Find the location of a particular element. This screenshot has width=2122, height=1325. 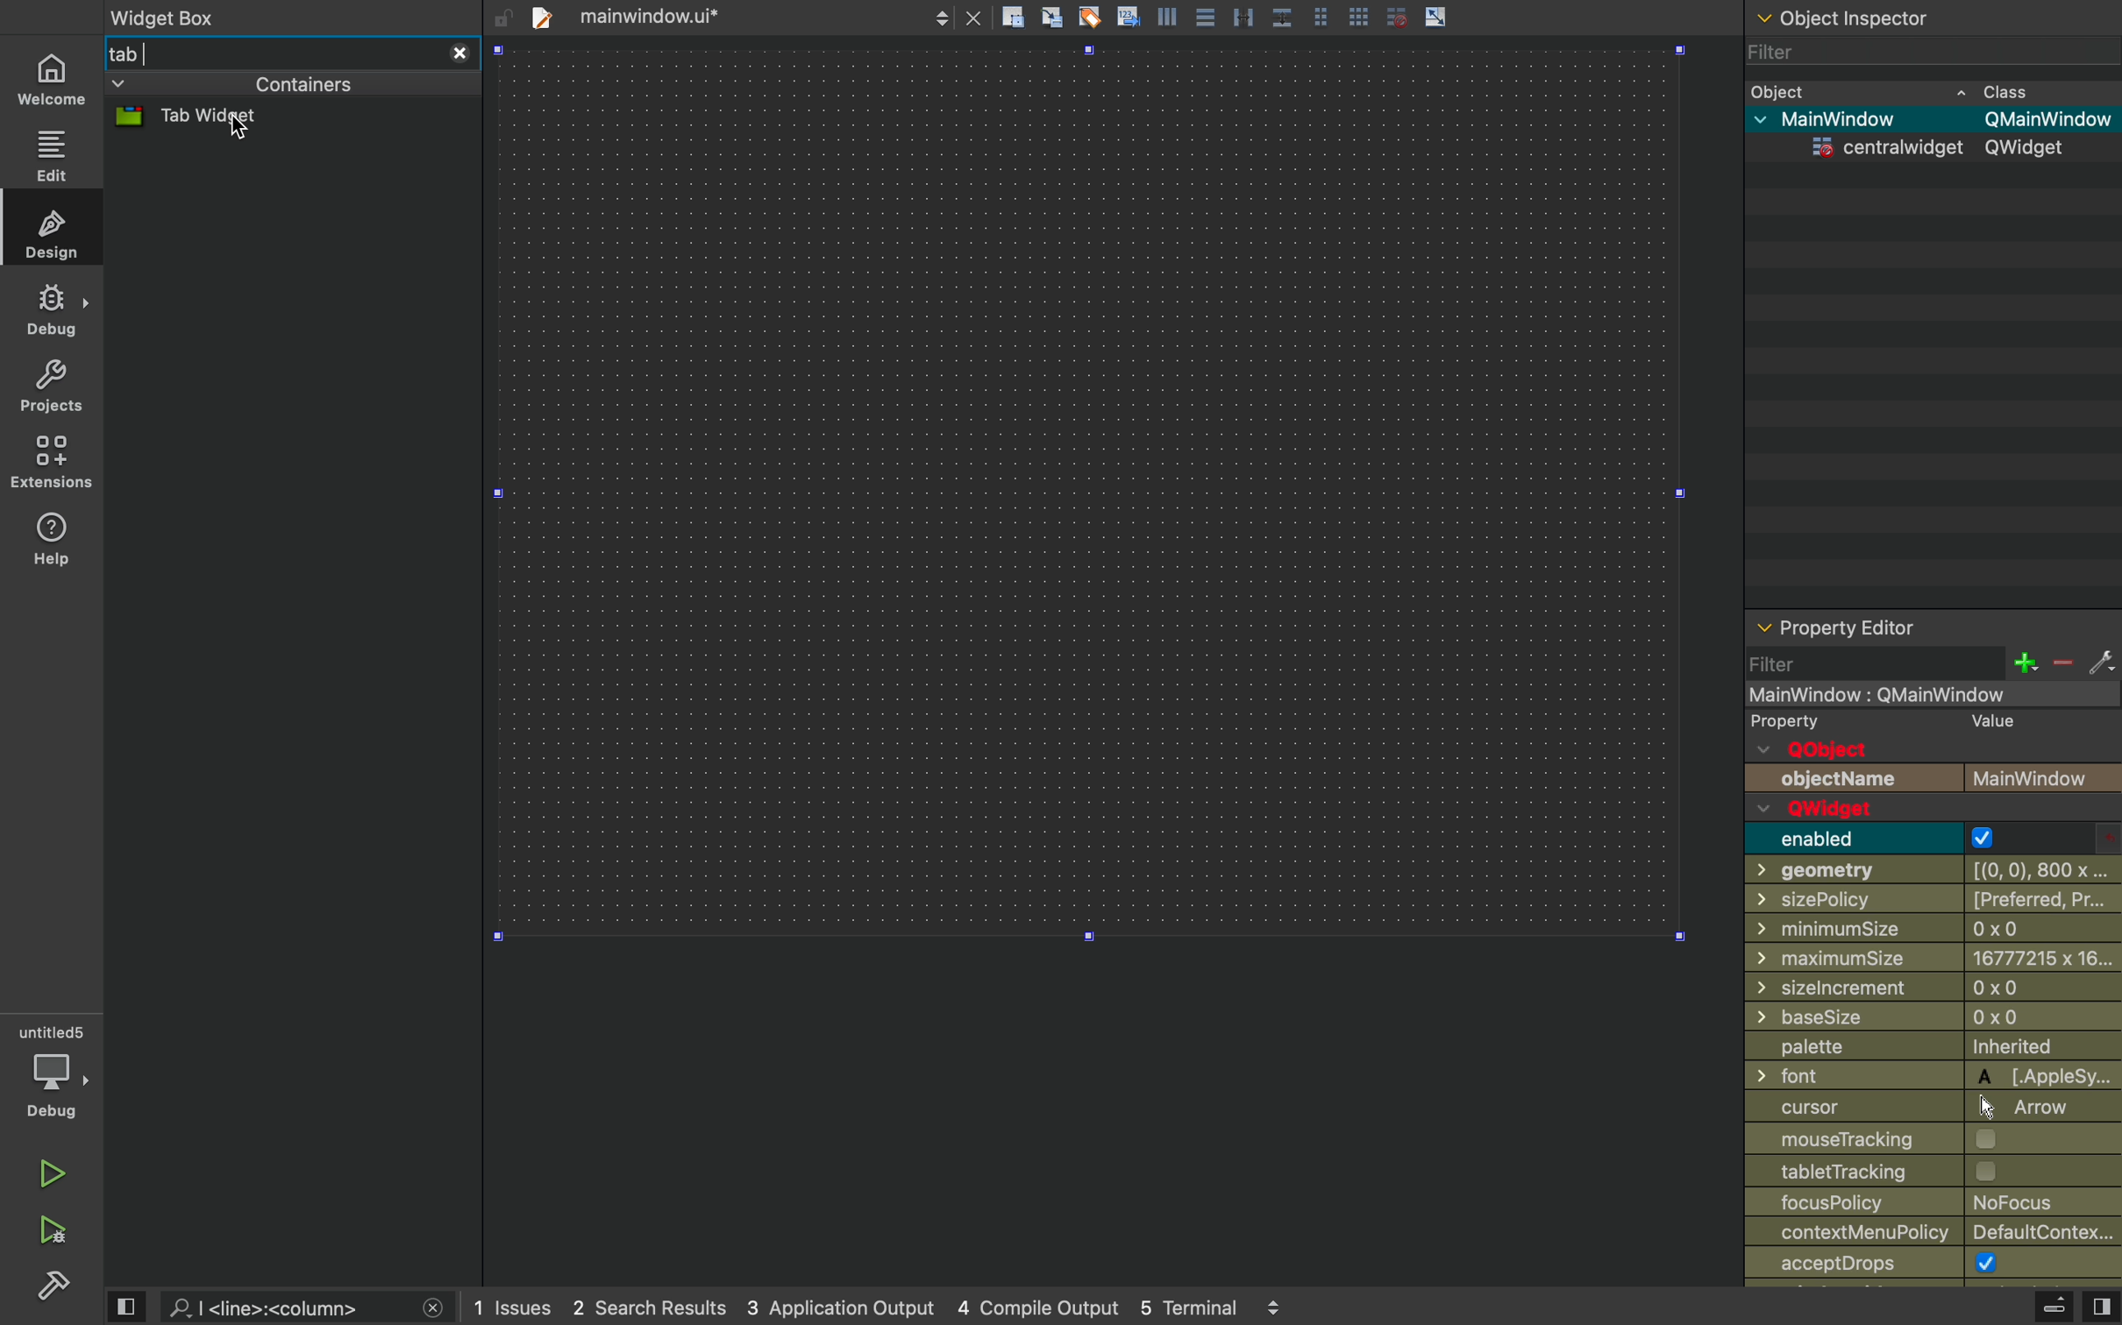

filter is located at coordinates (1789, 665).